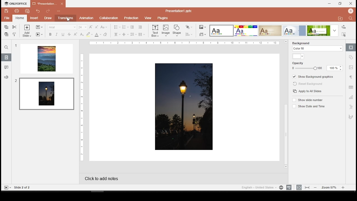  Describe the element at coordinates (351, 97) in the screenshot. I see `chart settings` at that location.